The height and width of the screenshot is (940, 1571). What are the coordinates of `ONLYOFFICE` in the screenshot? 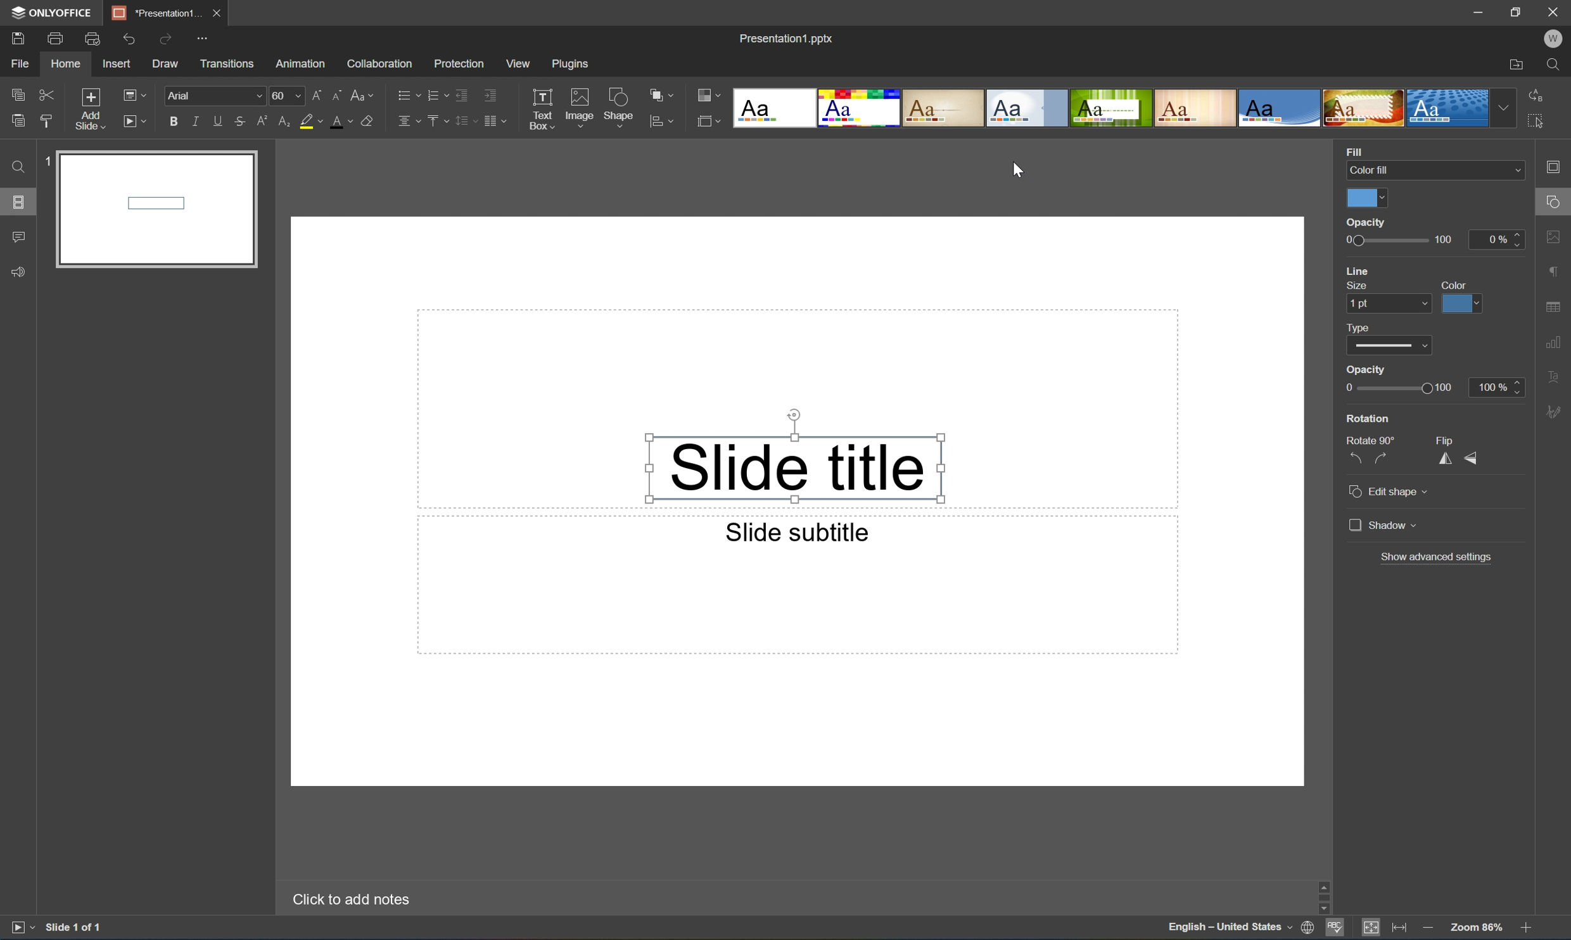 It's located at (53, 13).